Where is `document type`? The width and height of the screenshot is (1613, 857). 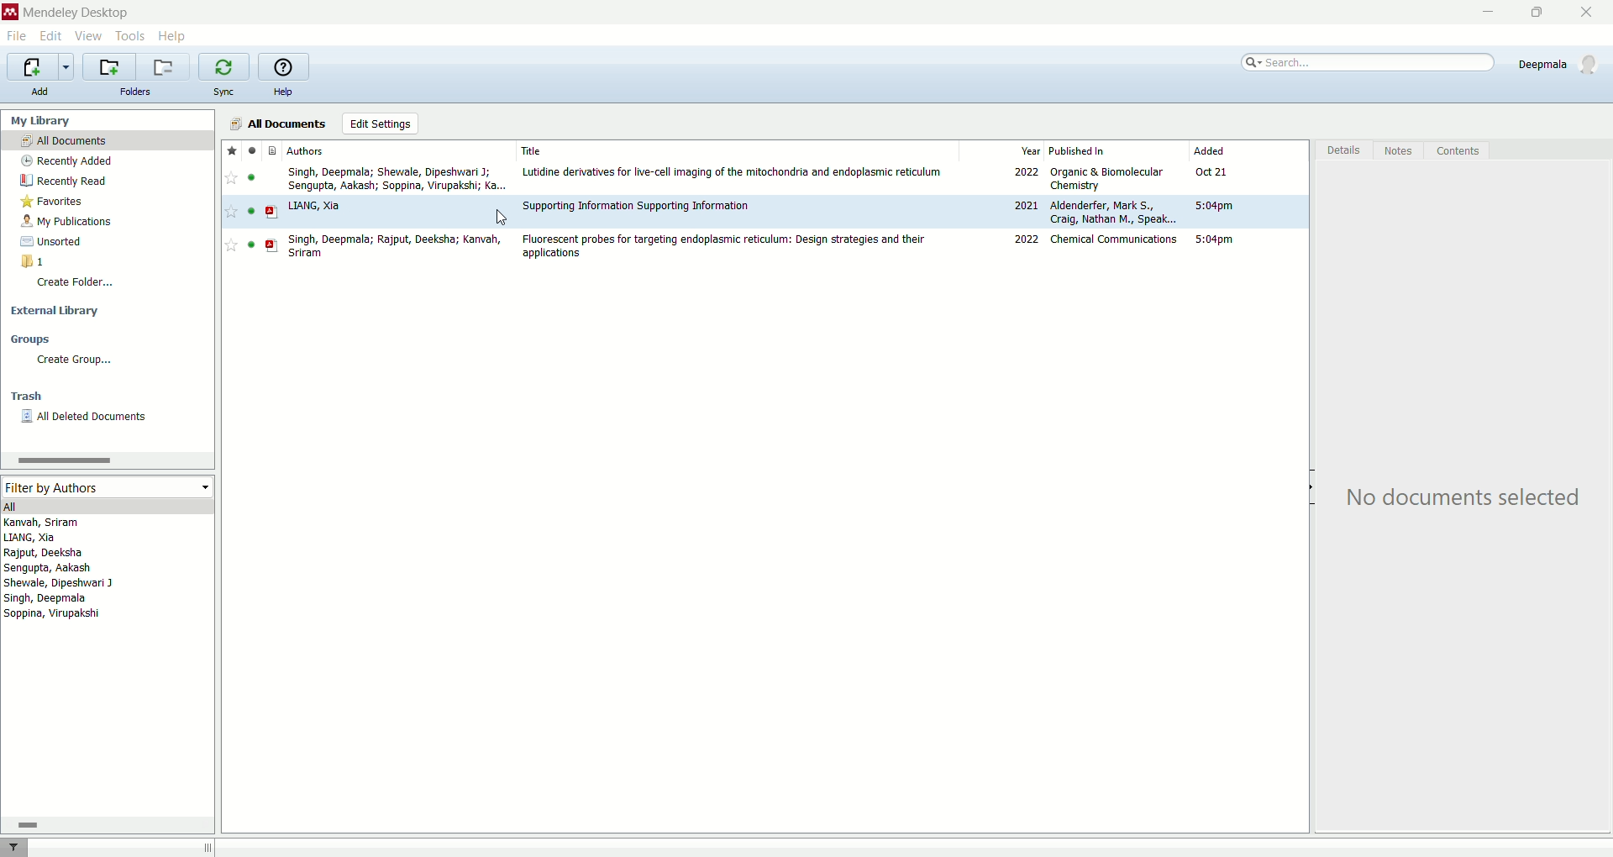
document type is located at coordinates (271, 150).